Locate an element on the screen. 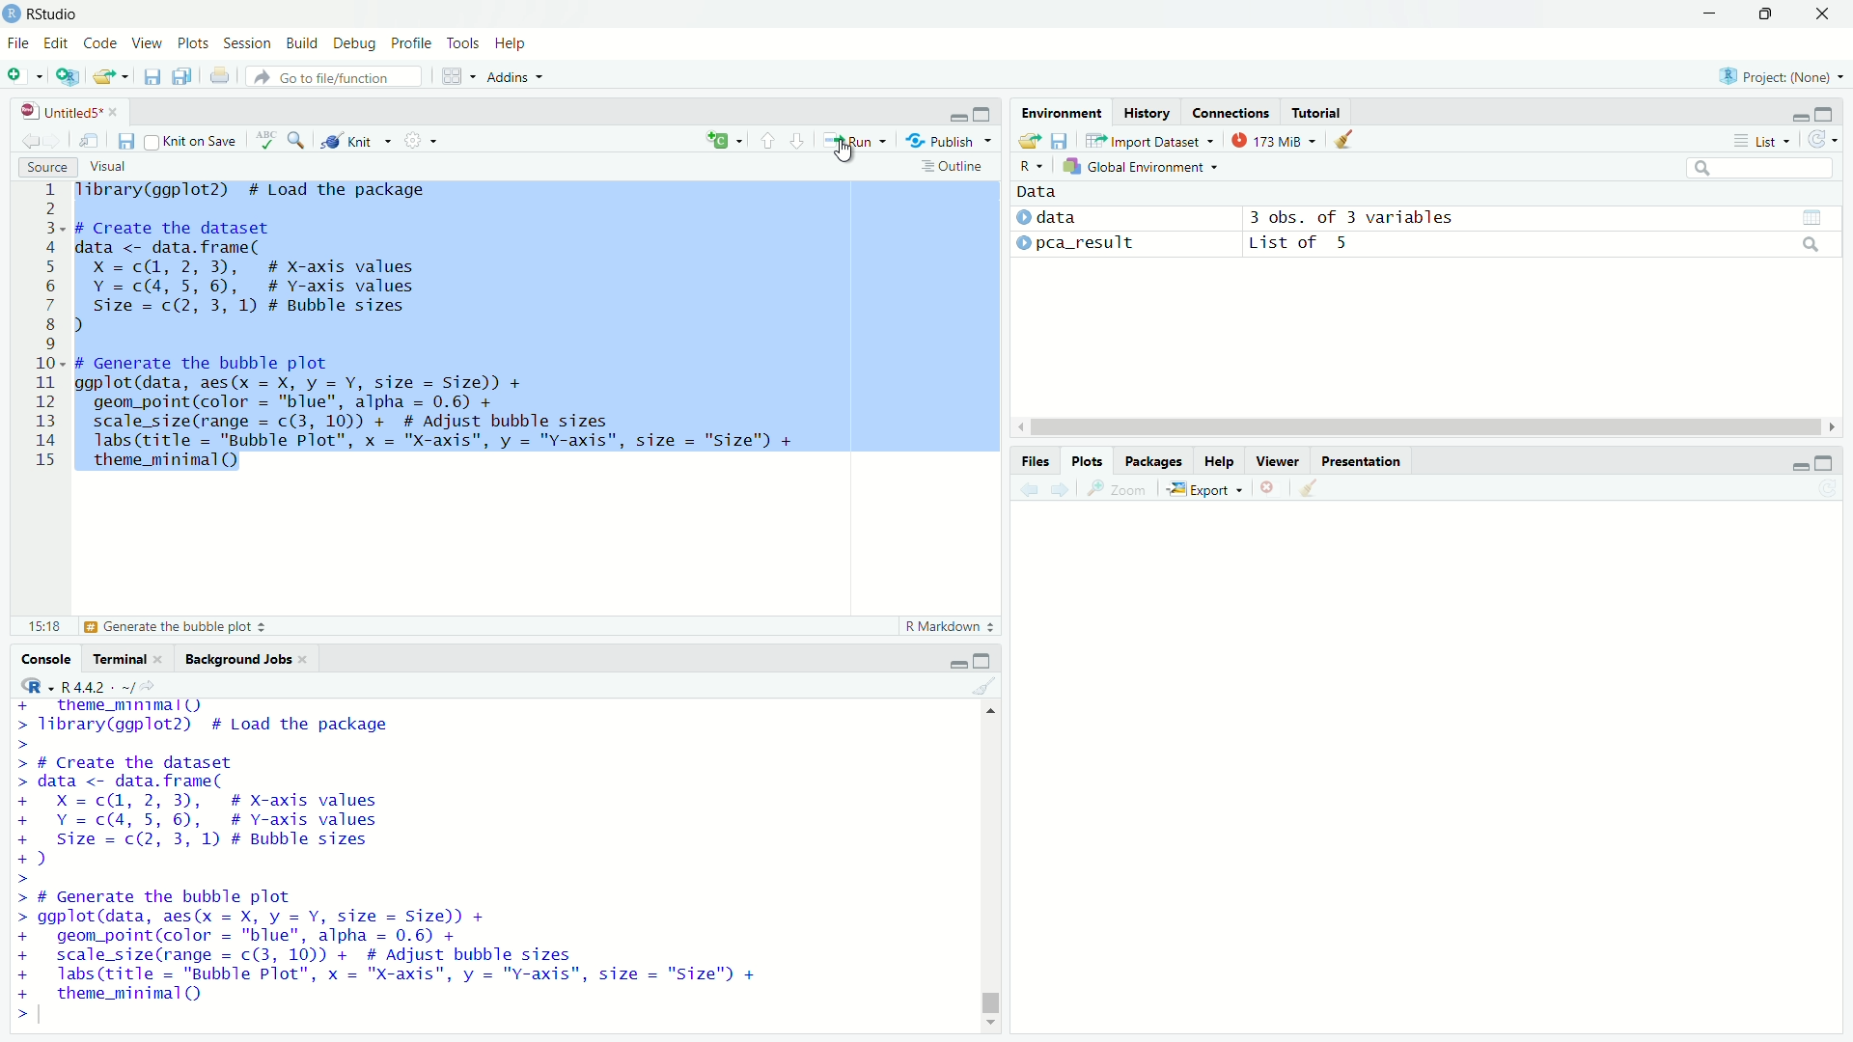 The width and height of the screenshot is (1853, 1042). minimize is located at coordinates (1802, 112).